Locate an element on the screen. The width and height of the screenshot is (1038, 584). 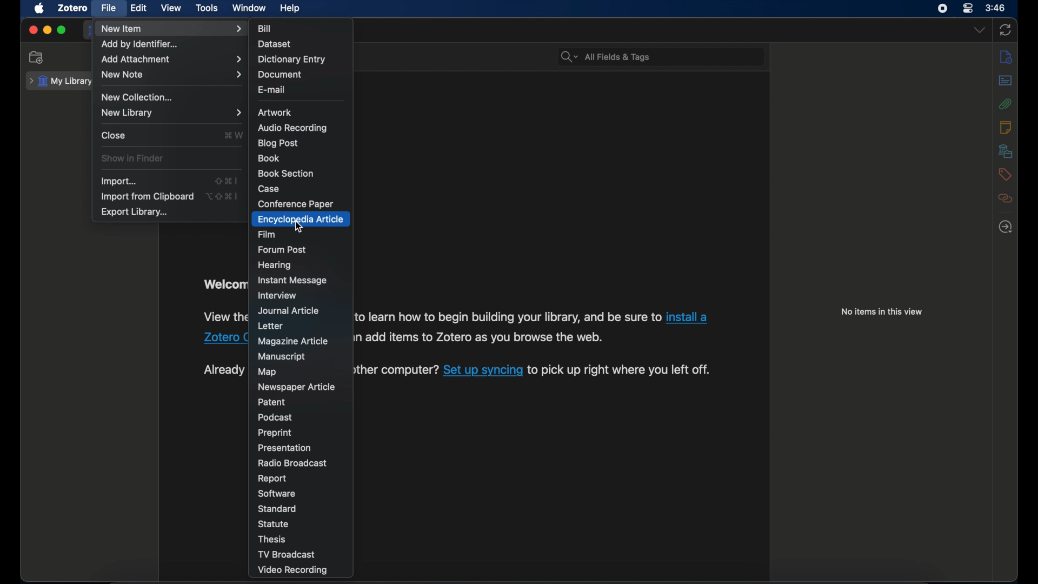
no items in this view is located at coordinates (882, 312).